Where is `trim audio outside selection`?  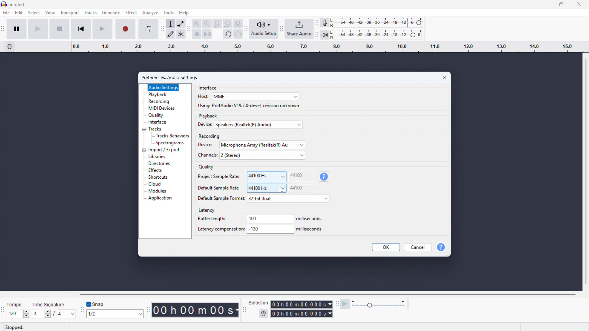 trim audio outside selection is located at coordinates (197, 34).